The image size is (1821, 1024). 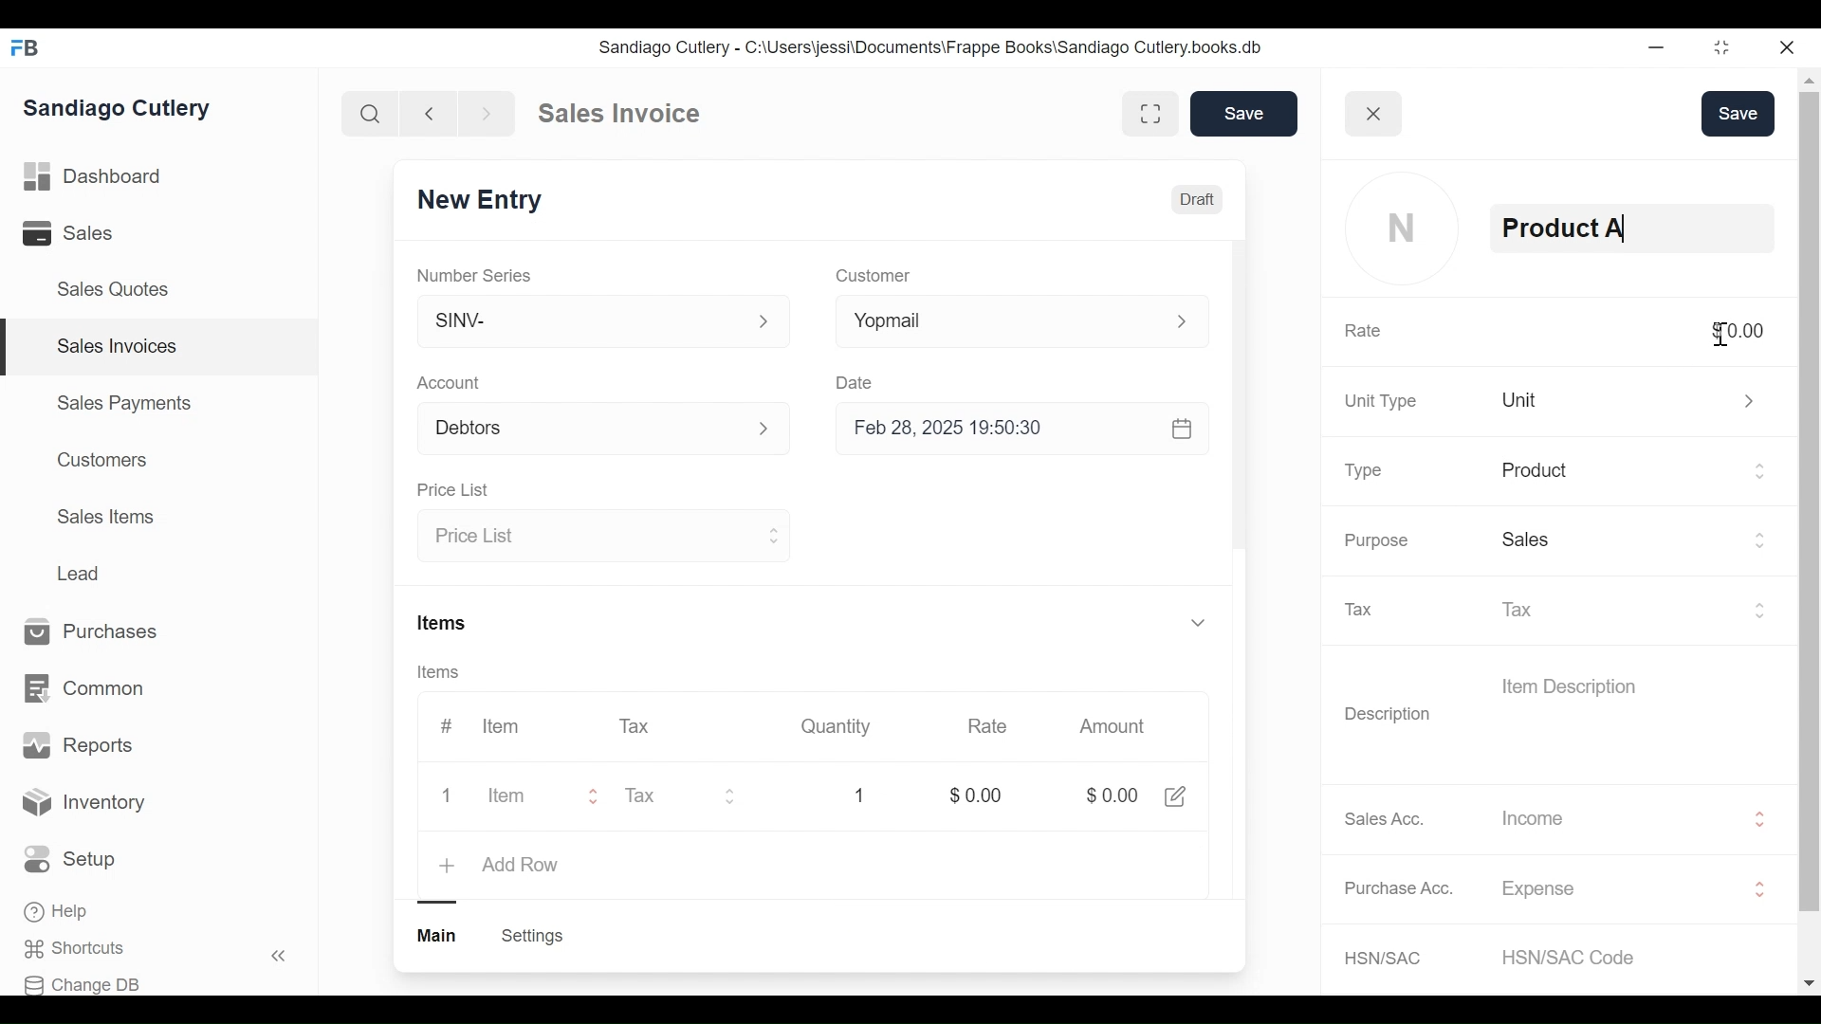 I want to click on Sales Invoices, so click(x=118, y=347).